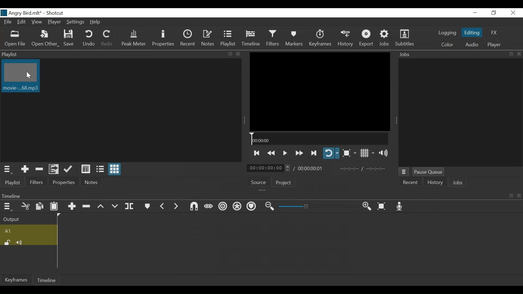  I want to click on Overwrite, so click(115, 206).